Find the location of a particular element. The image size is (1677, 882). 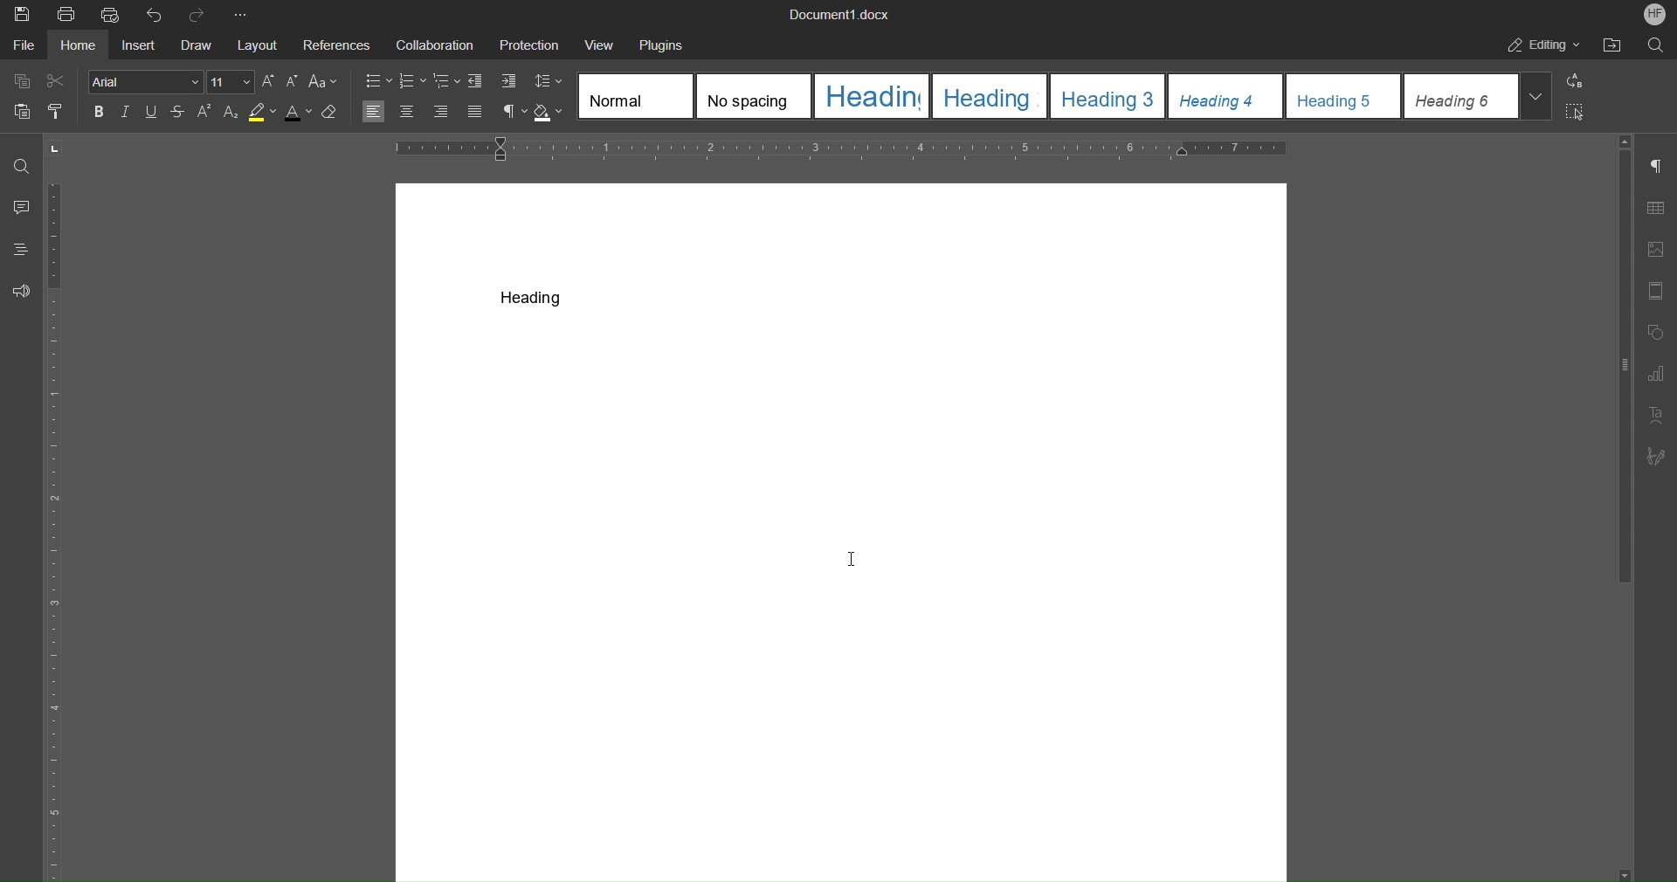

Heading is located at coordinates (534, 296).